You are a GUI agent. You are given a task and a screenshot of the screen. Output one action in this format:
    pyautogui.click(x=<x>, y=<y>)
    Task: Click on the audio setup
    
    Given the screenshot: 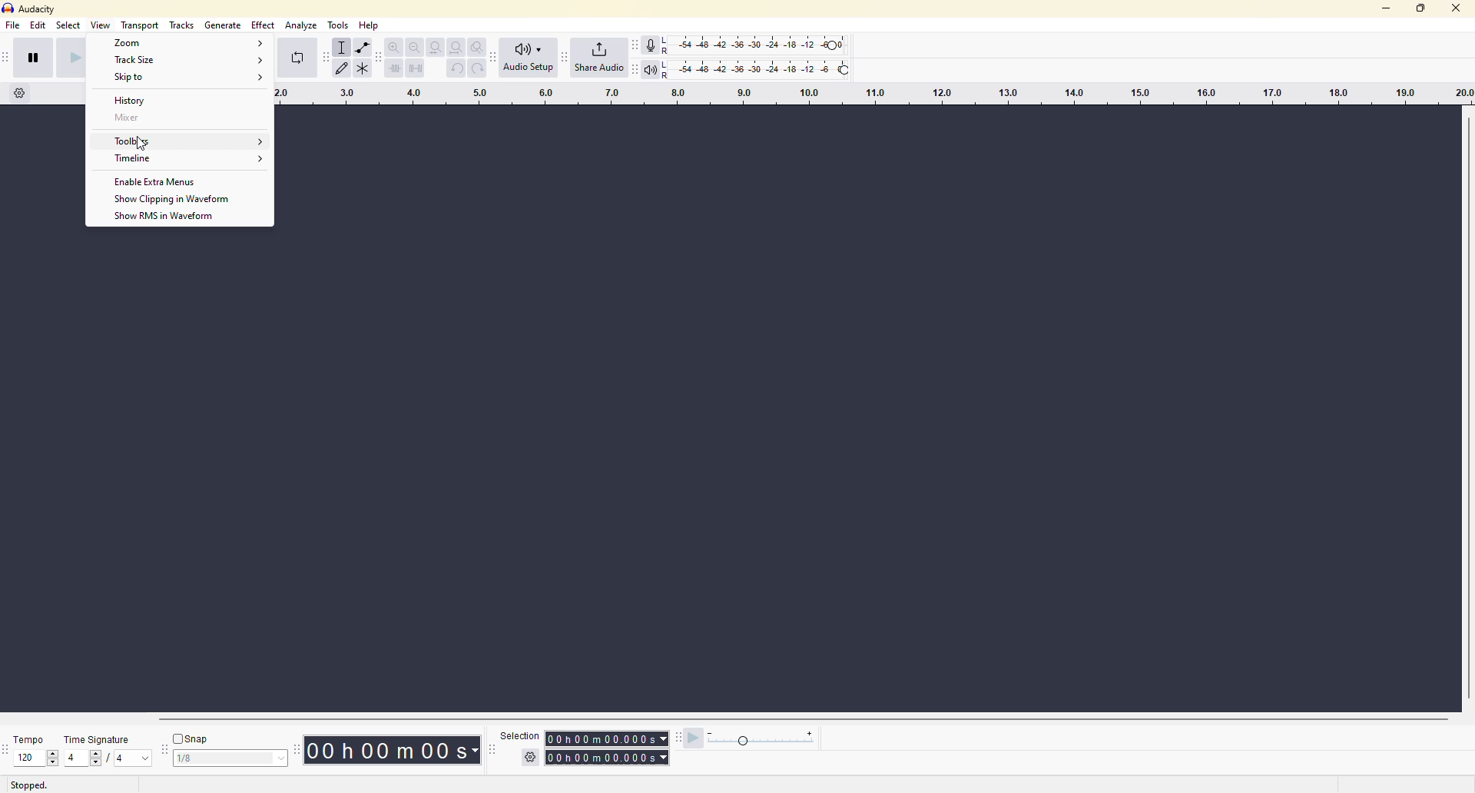 What is the action you would take?
    pyautogui.click(x=529, y=58)
    